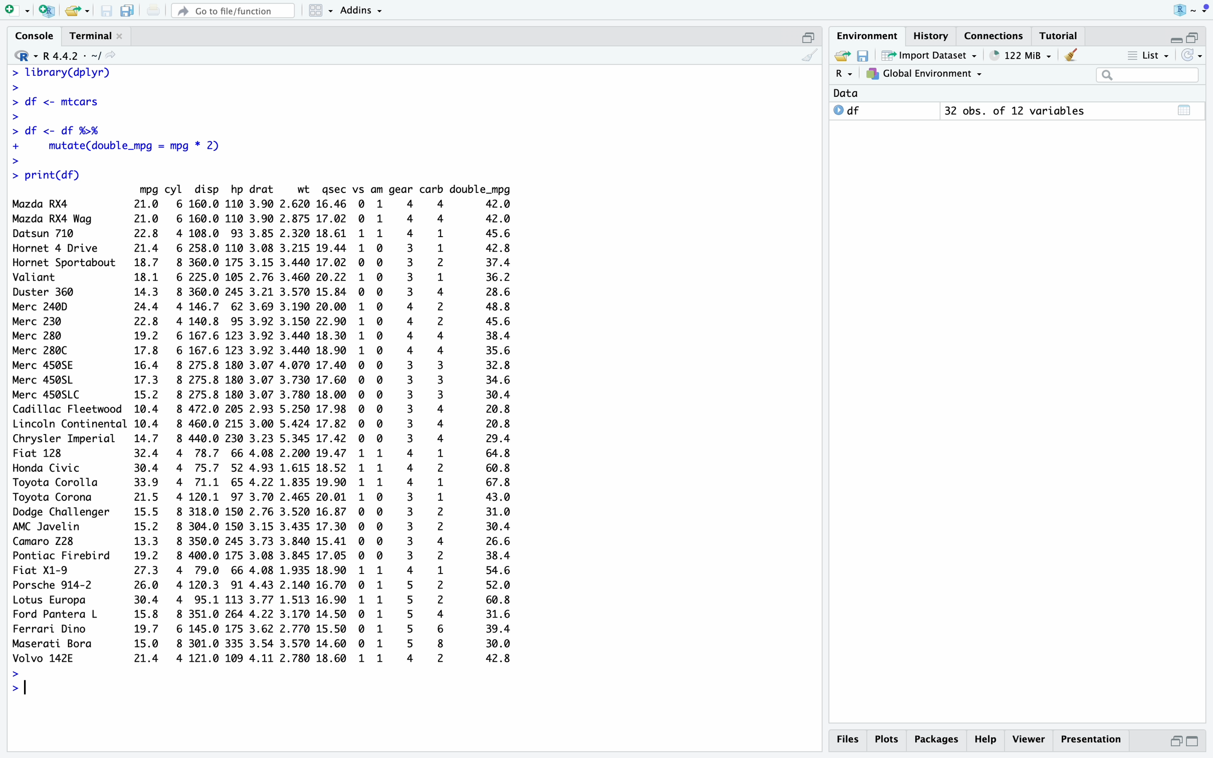 The width and height of the screenshot is (1213, 758). I want to click on clean, so click(1072, 55).